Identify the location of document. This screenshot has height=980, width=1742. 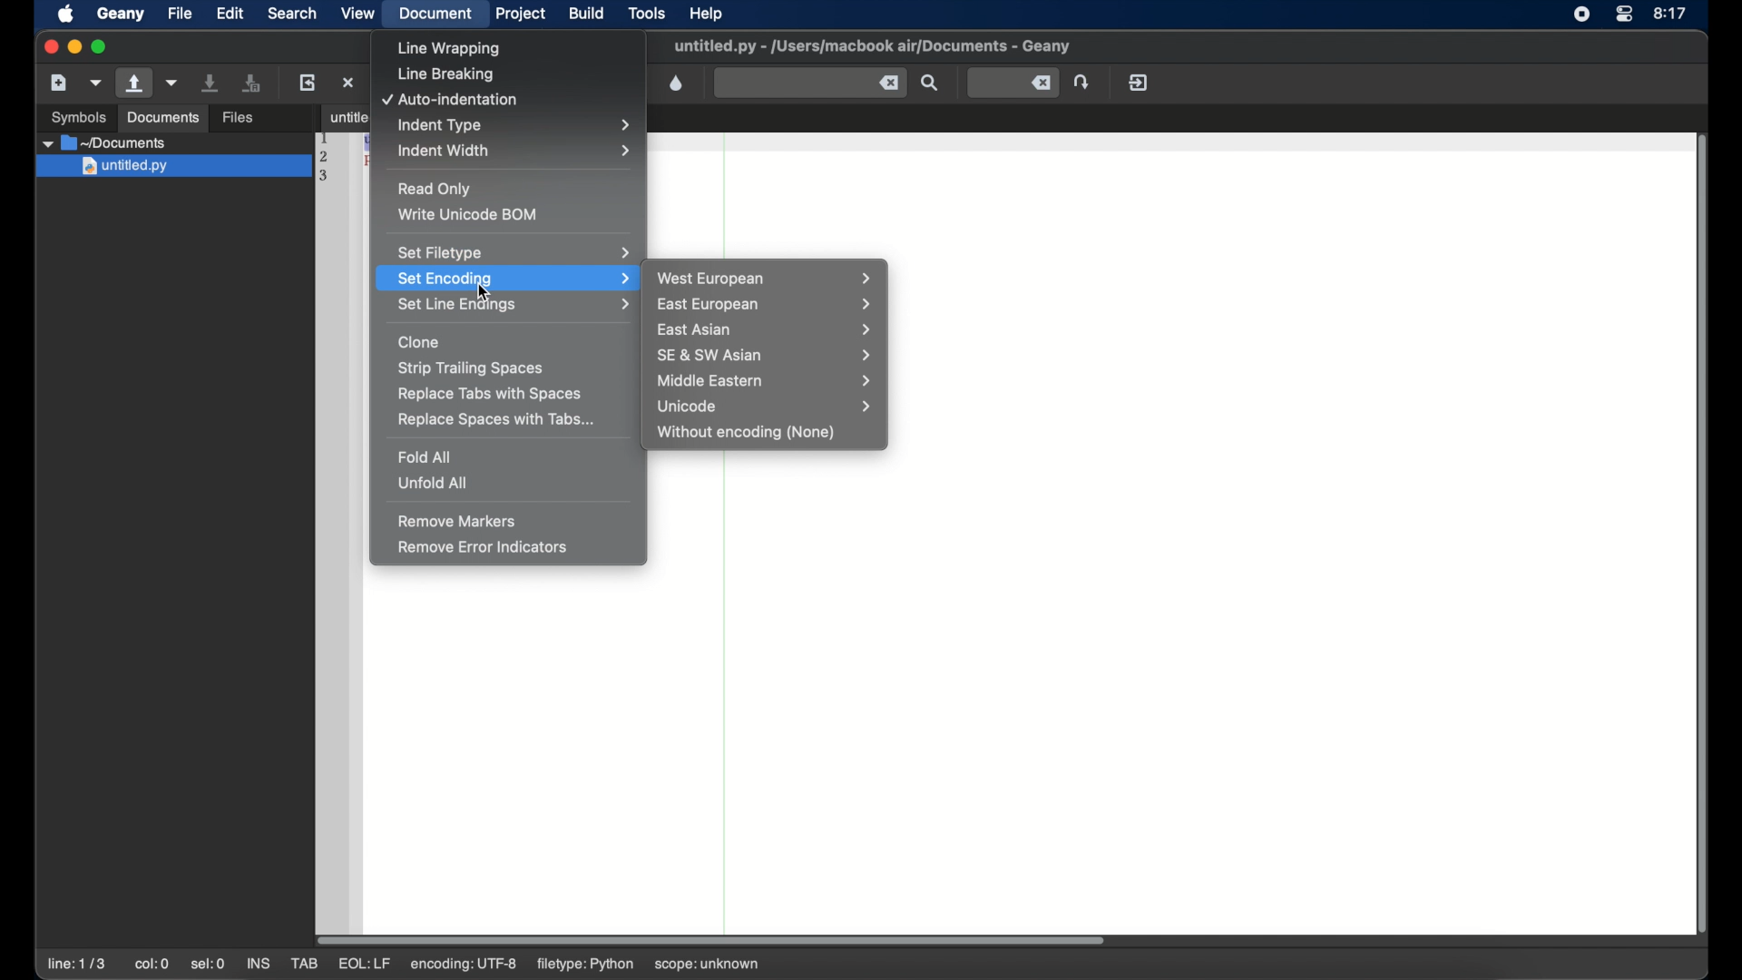
(437, 15).